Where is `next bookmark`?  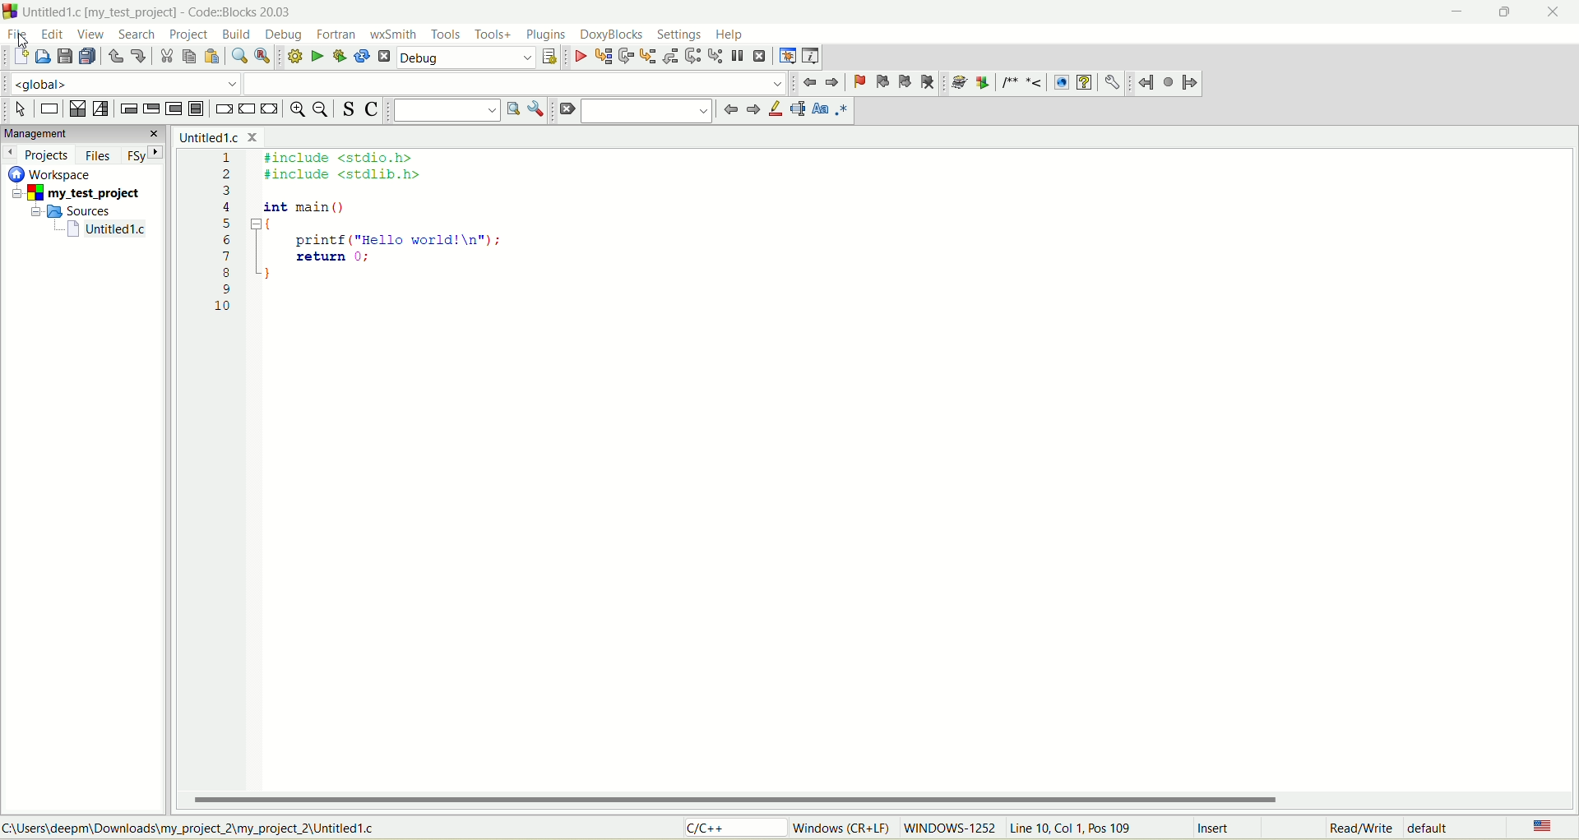 next bookmark is located at coordinates (905, 82).